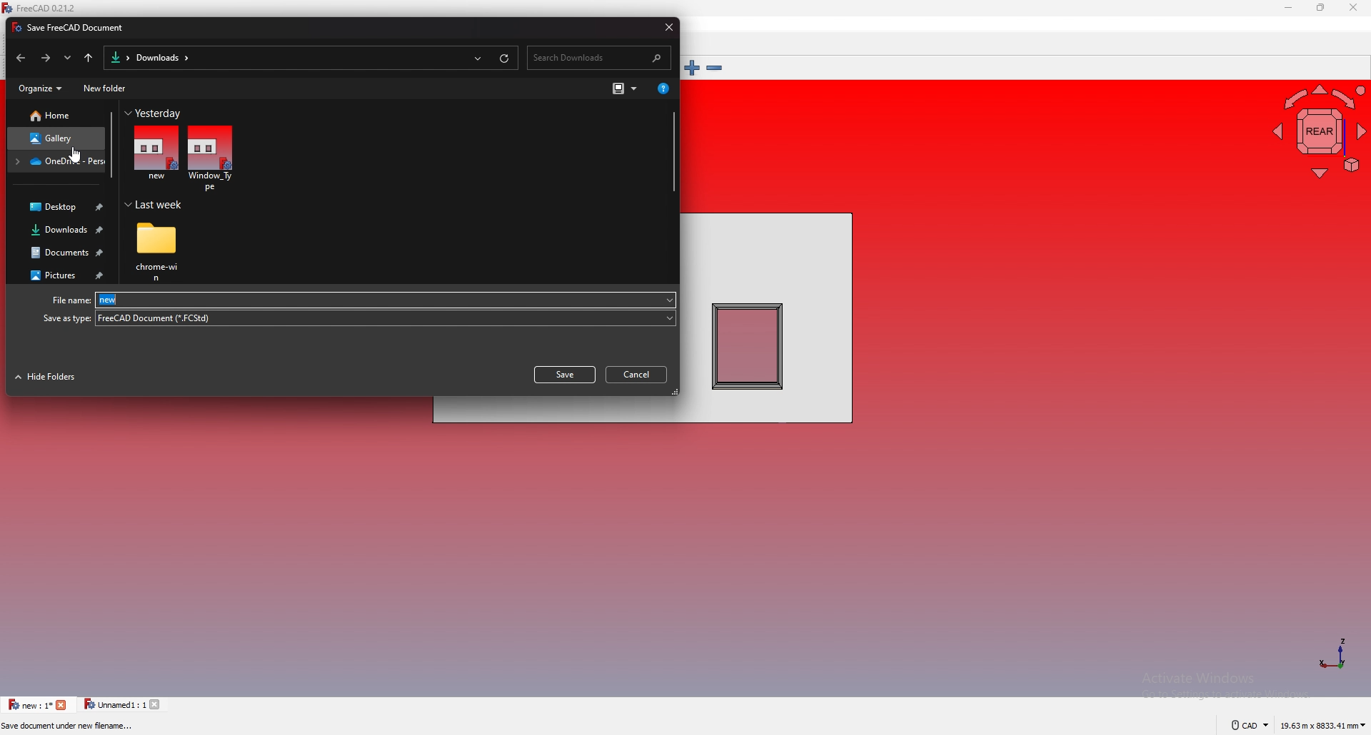 This screenshot has height=735, width=1371. What do you see at coordinates (56, 116) in the screenshot?
I see `home` at bounding box center [56, 116].